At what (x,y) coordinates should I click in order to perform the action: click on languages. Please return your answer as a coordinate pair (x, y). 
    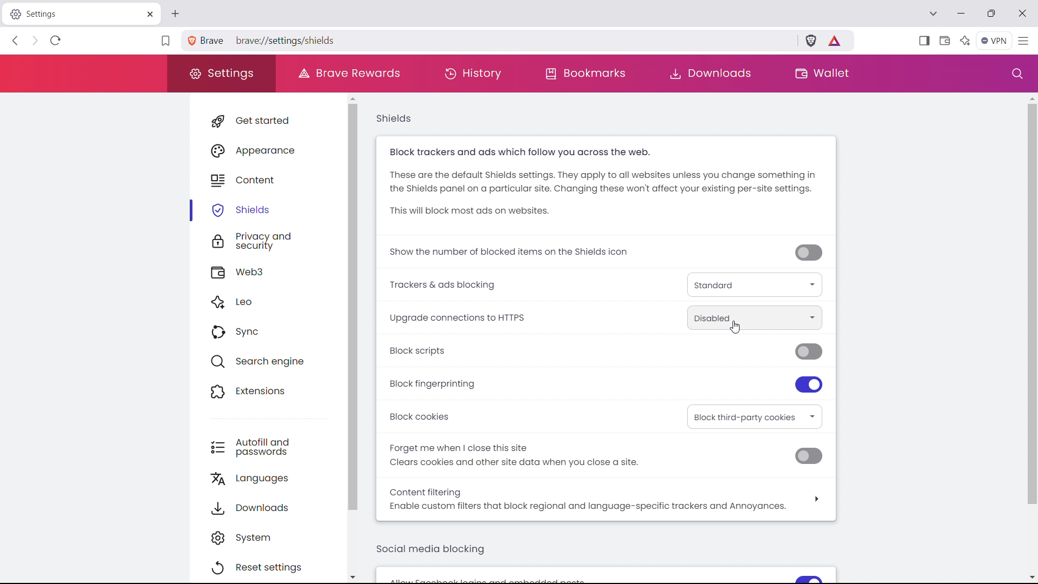
    Looking at the image, I should click on (274, 477).